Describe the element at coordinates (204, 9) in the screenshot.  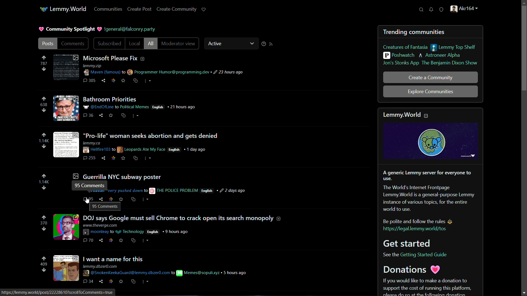
I see `support lemmy.world` at that location.